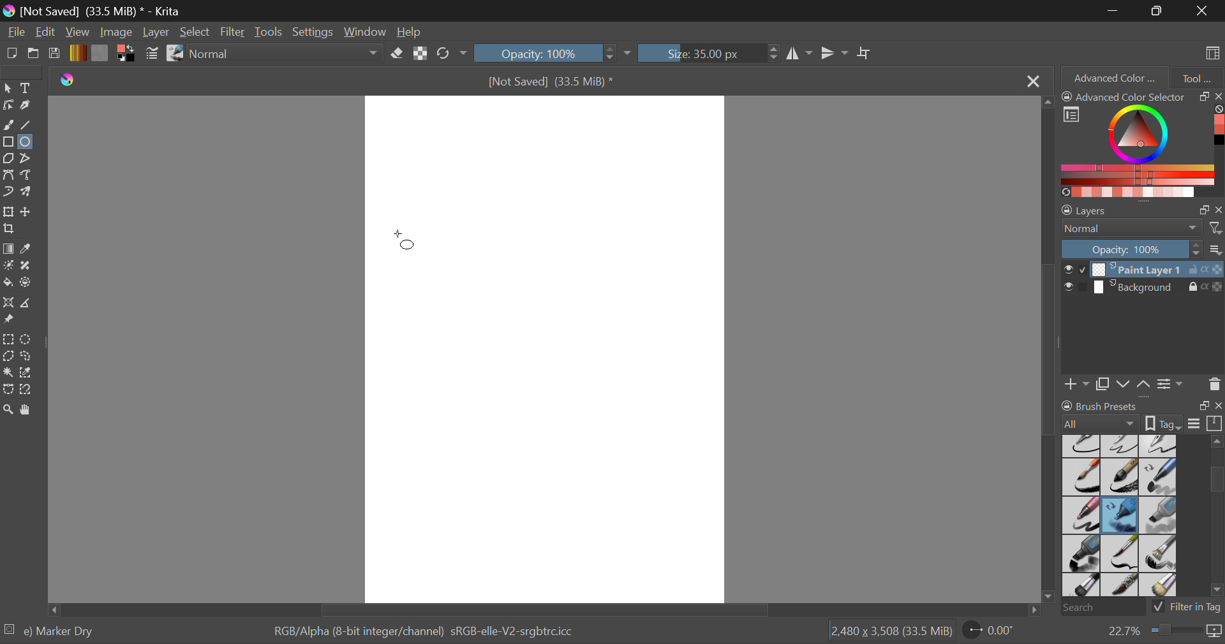  What do you see at coordinates (27, 87) in the screenshot?
I see `Text` at bounding box center [27, 87].